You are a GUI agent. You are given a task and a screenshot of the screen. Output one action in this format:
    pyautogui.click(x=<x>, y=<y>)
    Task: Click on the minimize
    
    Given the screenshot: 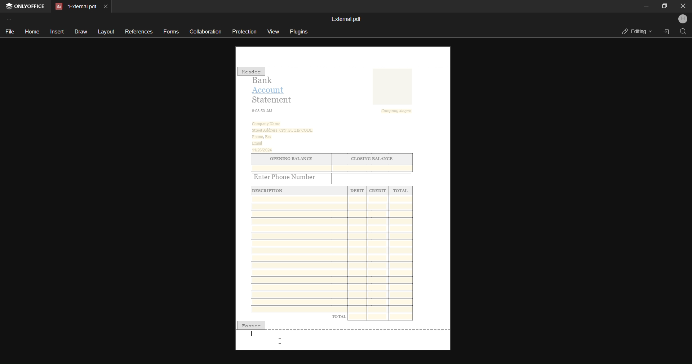 What is the action you would take?
    pyautogui.click(x=646, y=6)
    